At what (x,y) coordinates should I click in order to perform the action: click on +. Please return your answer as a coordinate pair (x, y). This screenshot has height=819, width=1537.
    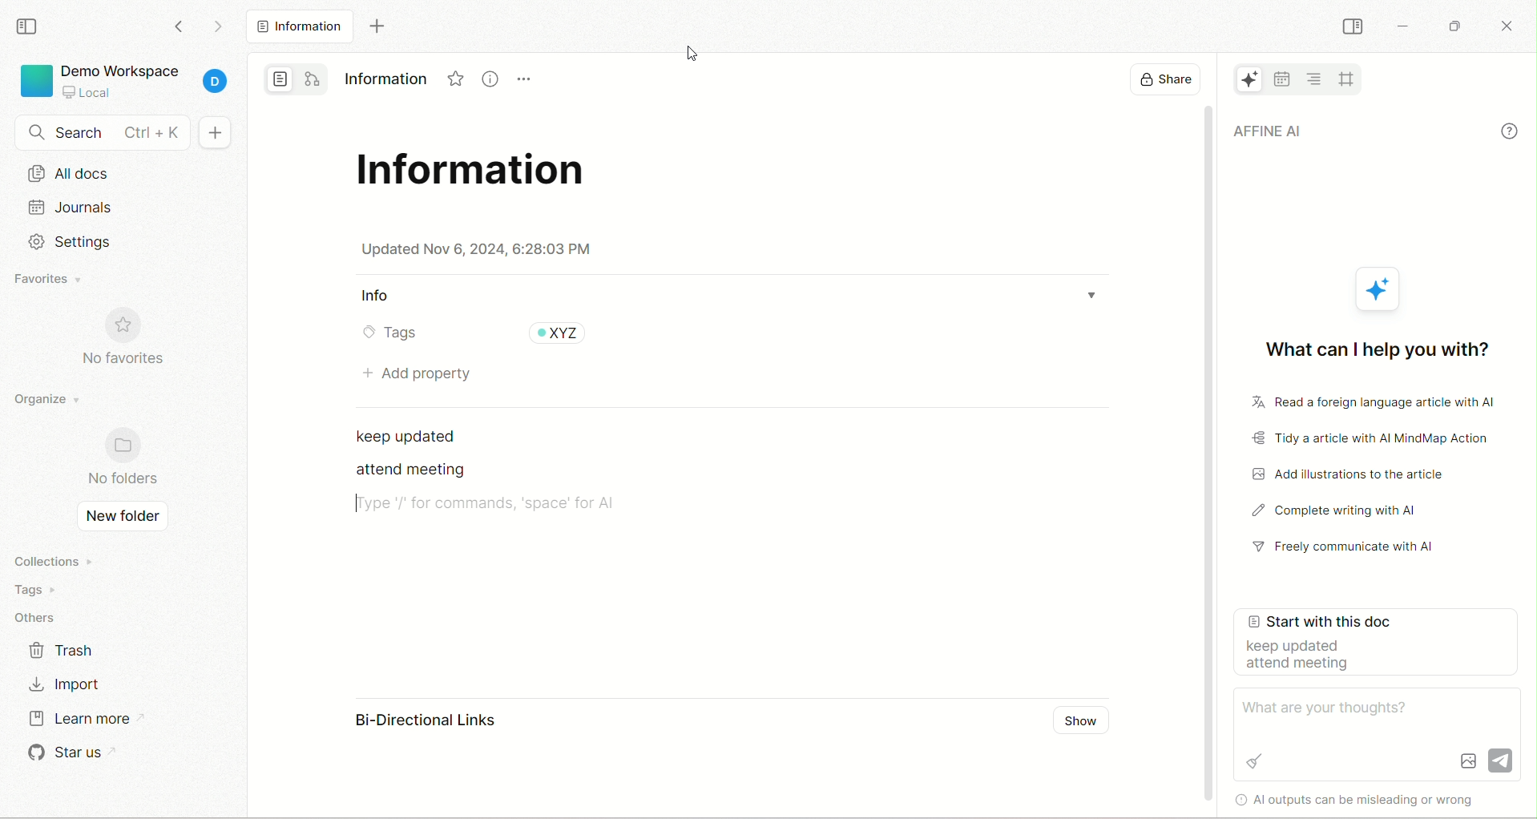
    Looking at the image, I should click on (220, 131).